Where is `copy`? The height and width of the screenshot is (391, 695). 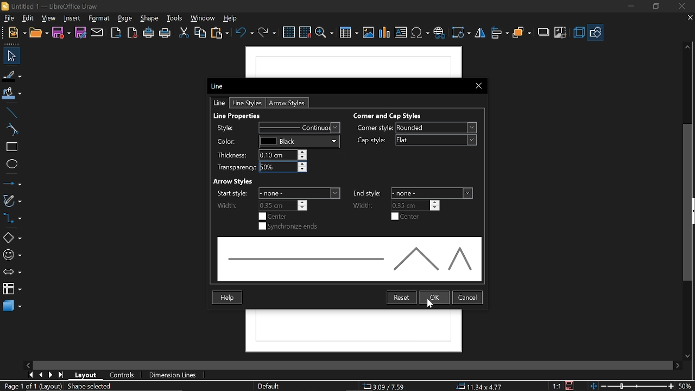 copy is located at coordinates (201, 33).